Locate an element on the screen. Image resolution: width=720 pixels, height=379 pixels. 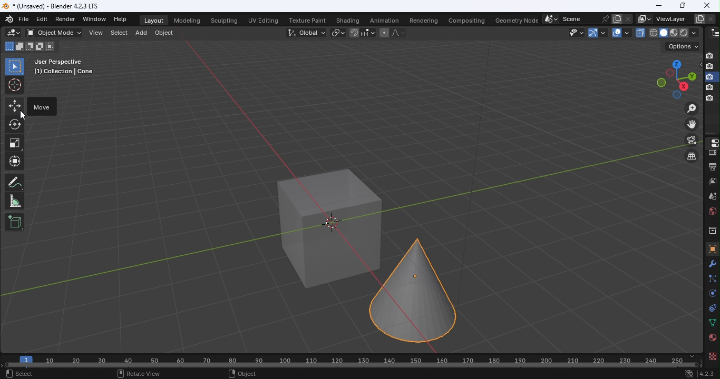
Scene is located at coordinates (712, 196).